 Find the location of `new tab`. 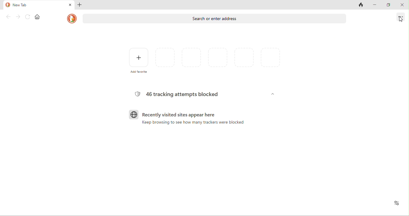

new tab is located at coordinates (39, 7).